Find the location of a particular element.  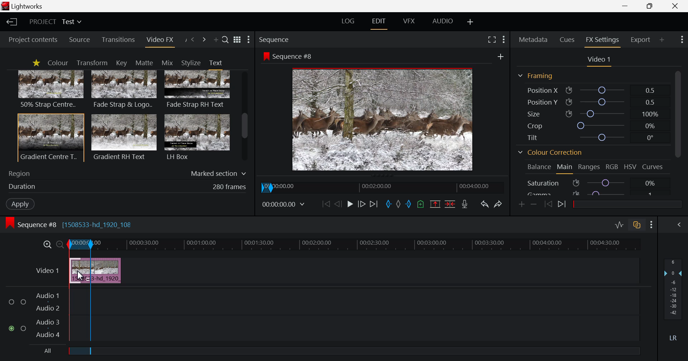

Scroll Bar is located at coordinates (678, 131).